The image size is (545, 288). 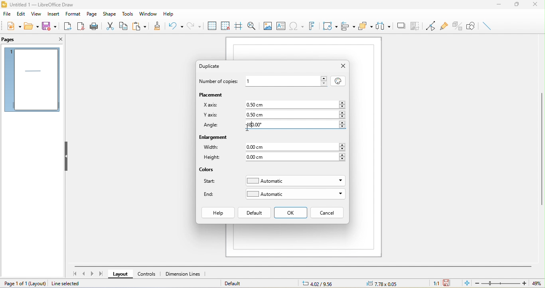 What do you see at coordinates (248, 127) in the screenshot?
I see `cursor movement` at bounding box center [248, 127].